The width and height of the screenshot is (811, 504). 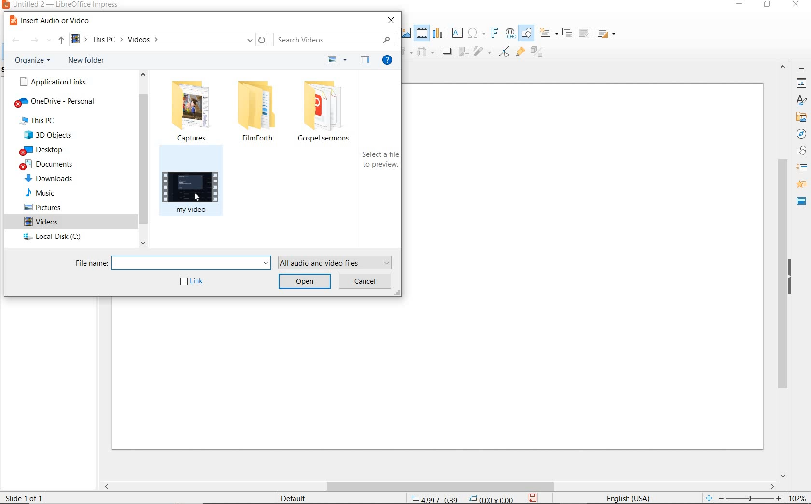 What do you see at coordinates (194, 283) in the screenshot?
I see `link` at bounding box center [194, 283].